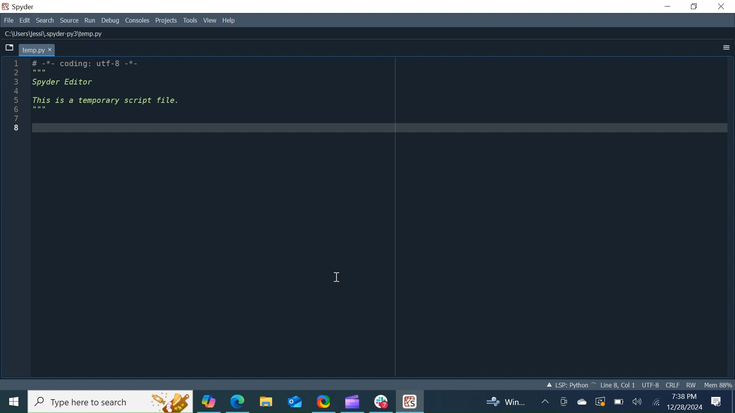 The height and width of the screenshot is (413, 735). Describe the element at coordinates (575, 385) in the screenshot. I see `Language` at that location.